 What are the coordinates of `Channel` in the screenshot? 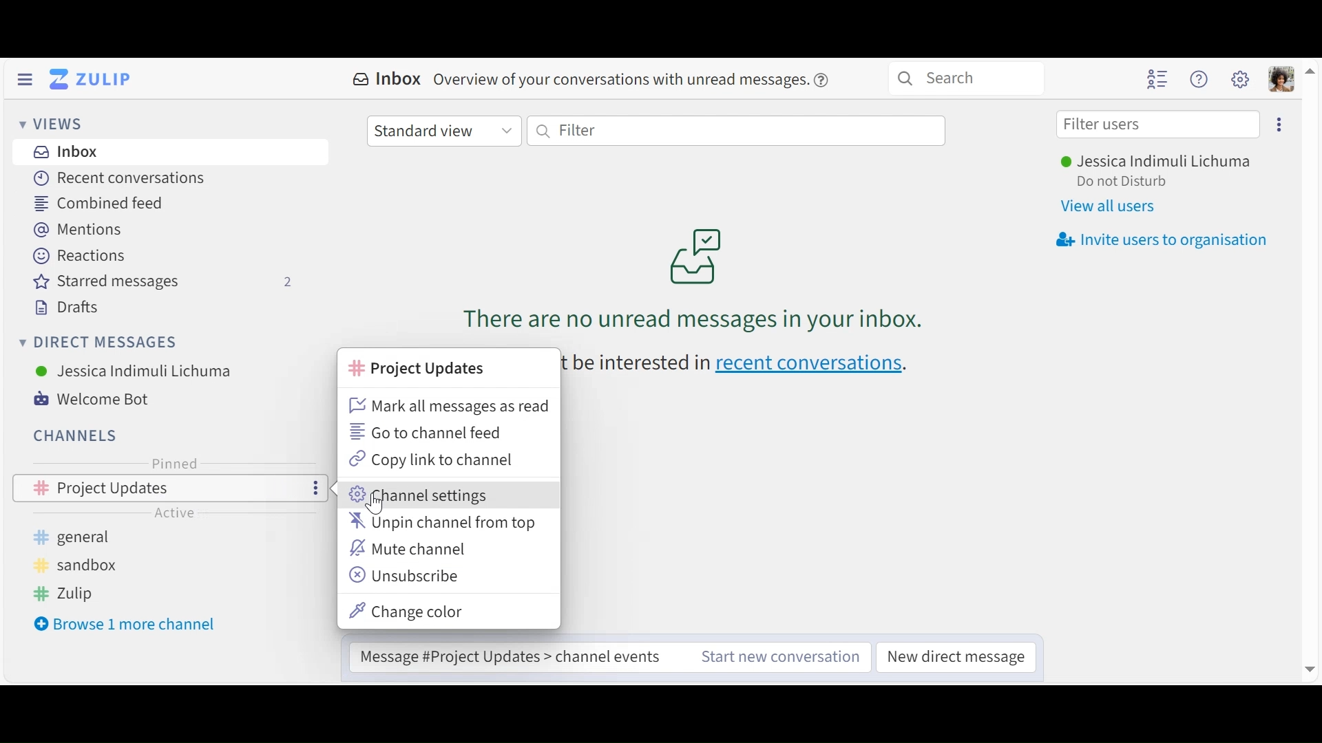 It's located at (171, 488).